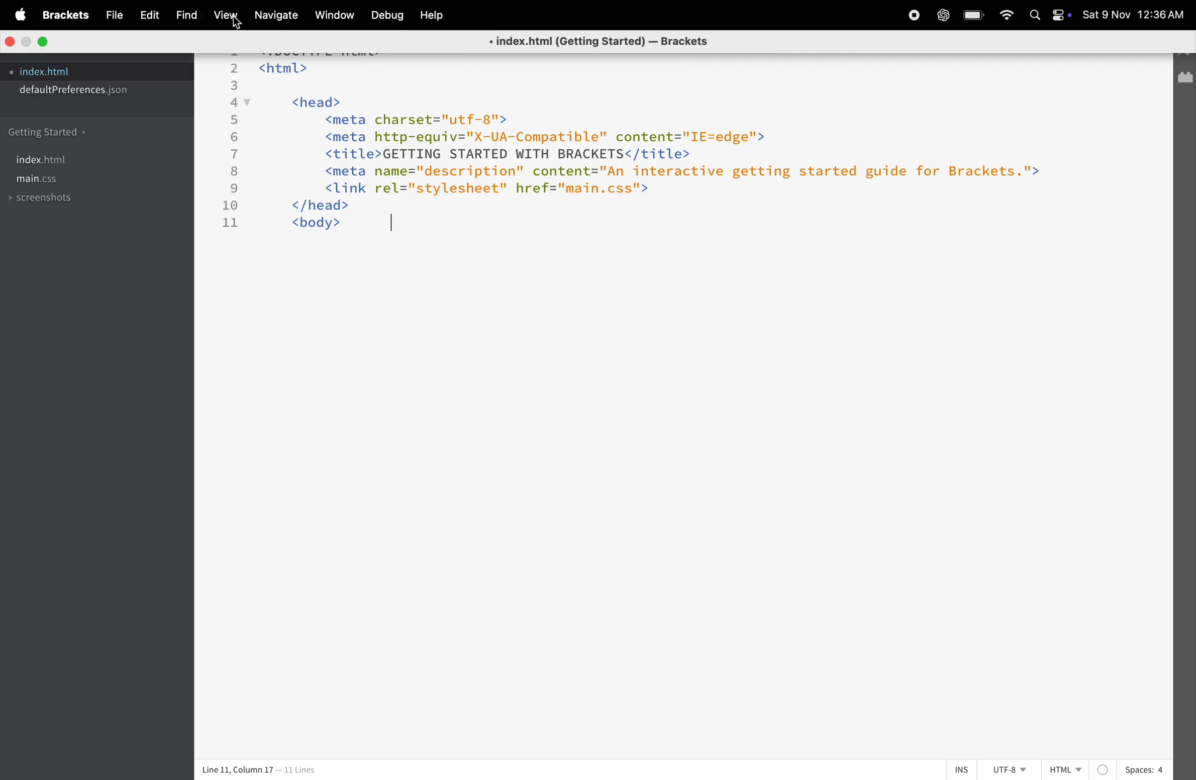 The width and height of the screenshot is (1196, 780). What do you see at coordinates (393, 225) in the screenshot?
I see `cursor` at bounding box center [393, 225].